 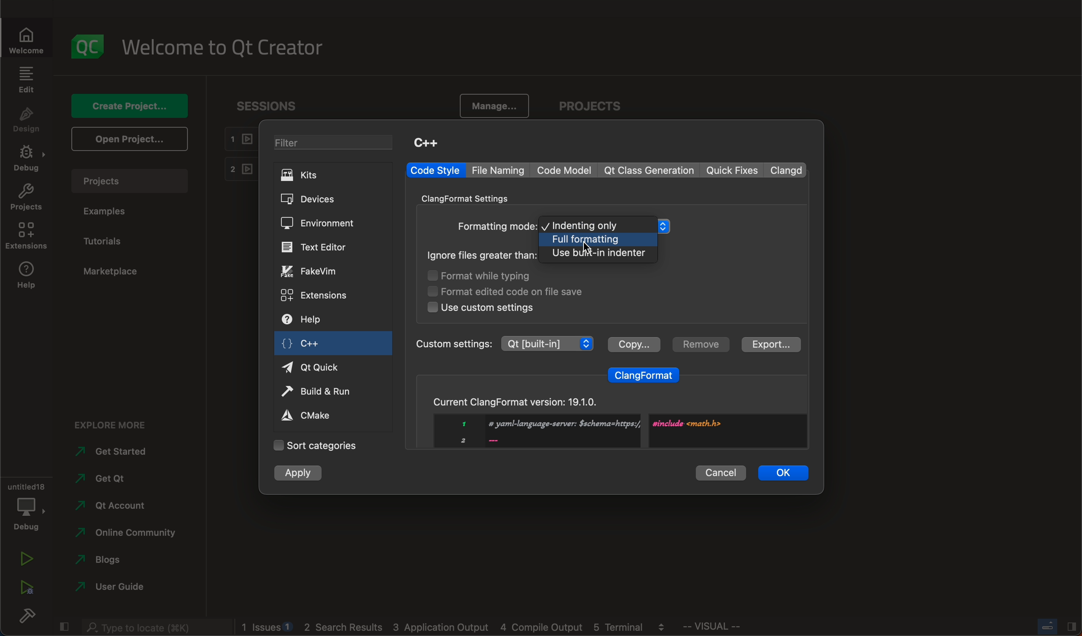 What do you see at coordinates (26, 236) in the screenshot?
I see `extensions` at bounding box center [26, 236].